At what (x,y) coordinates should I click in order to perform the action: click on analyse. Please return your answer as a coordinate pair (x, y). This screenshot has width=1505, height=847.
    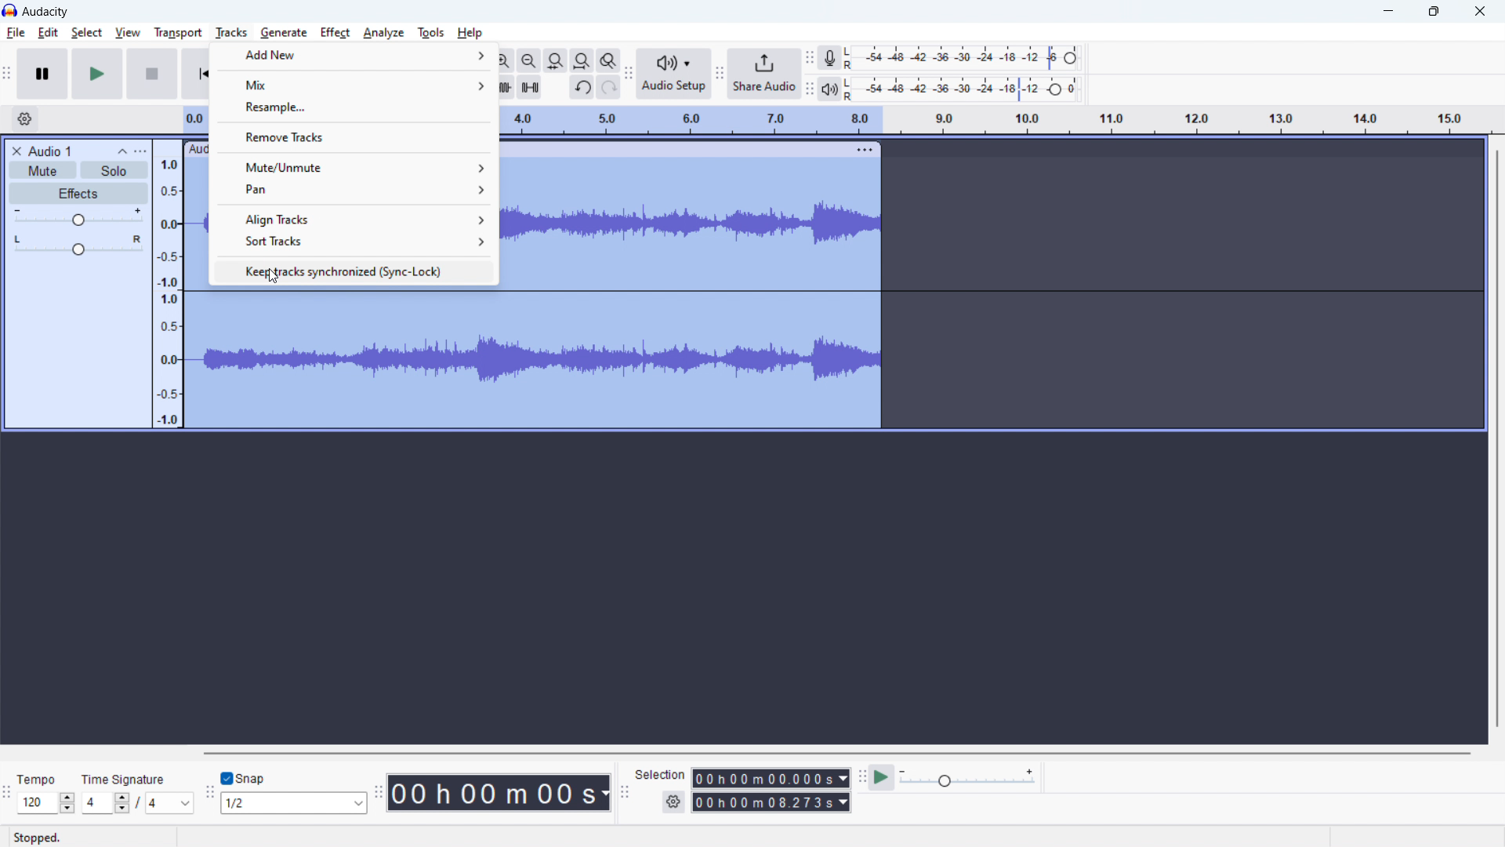
    Looking at the image, I should click on (383, 33).